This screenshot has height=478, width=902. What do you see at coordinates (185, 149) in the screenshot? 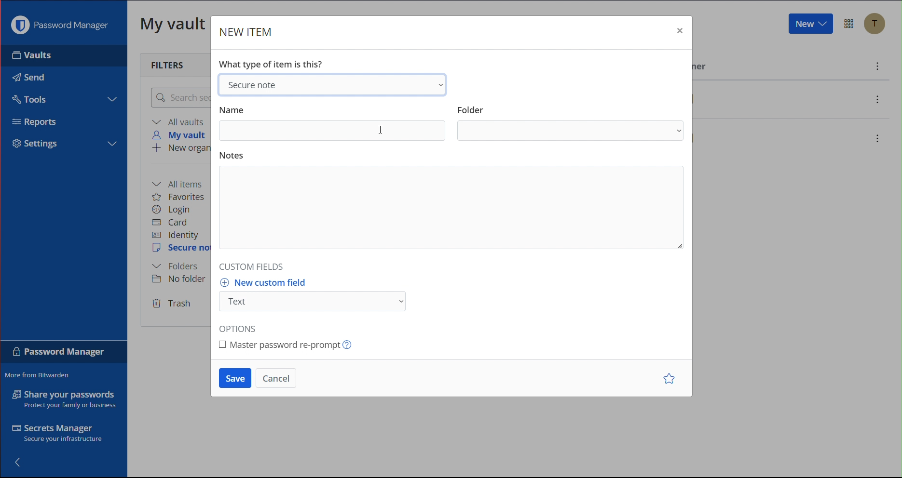
I see `New organization` at bounding box center [185, 149].